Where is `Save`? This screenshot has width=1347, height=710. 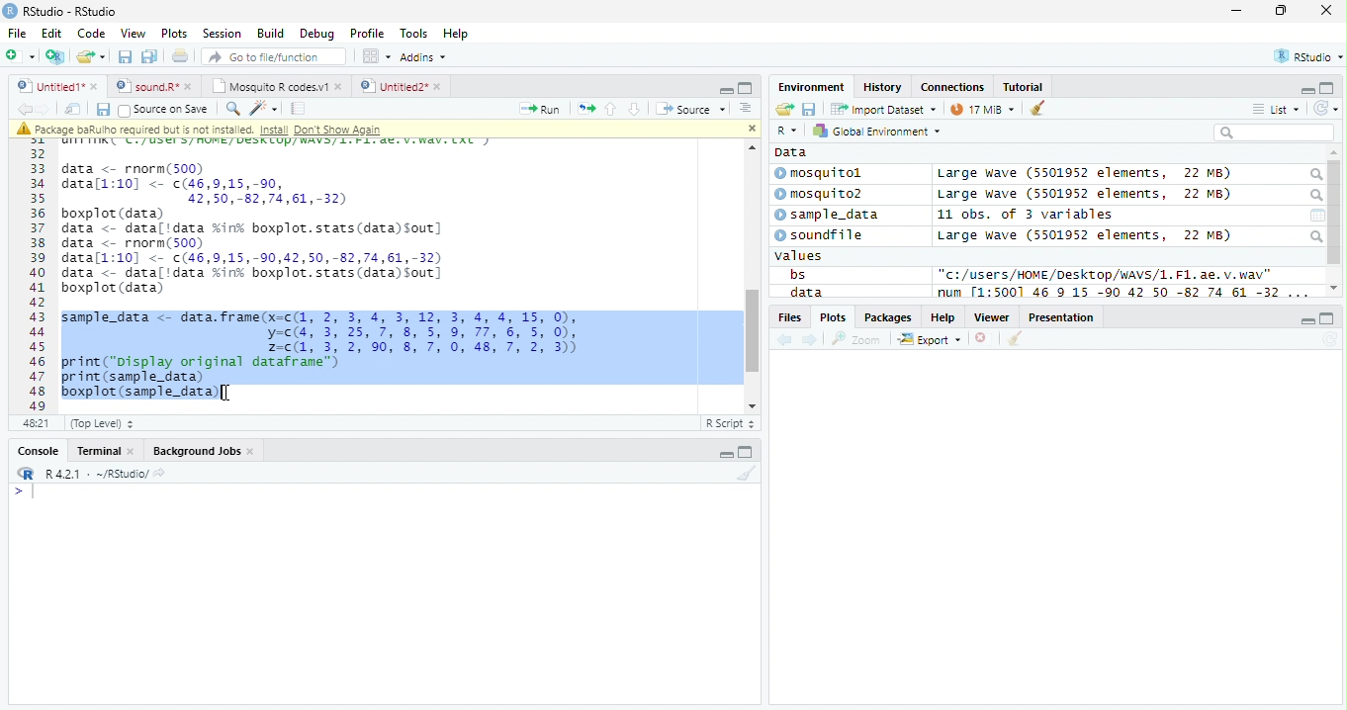 Save is located at coordinates (102, 110).